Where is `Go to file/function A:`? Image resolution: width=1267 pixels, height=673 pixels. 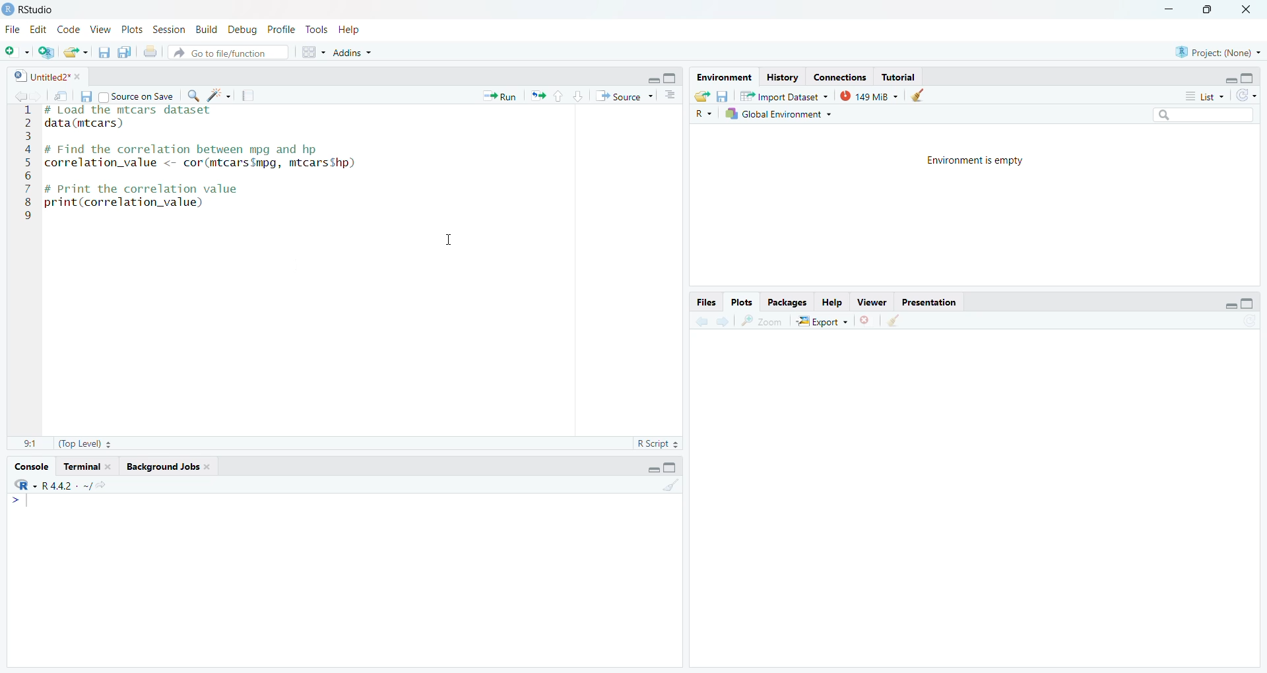 Go to file/function A: is located at coordinates (230, 52).